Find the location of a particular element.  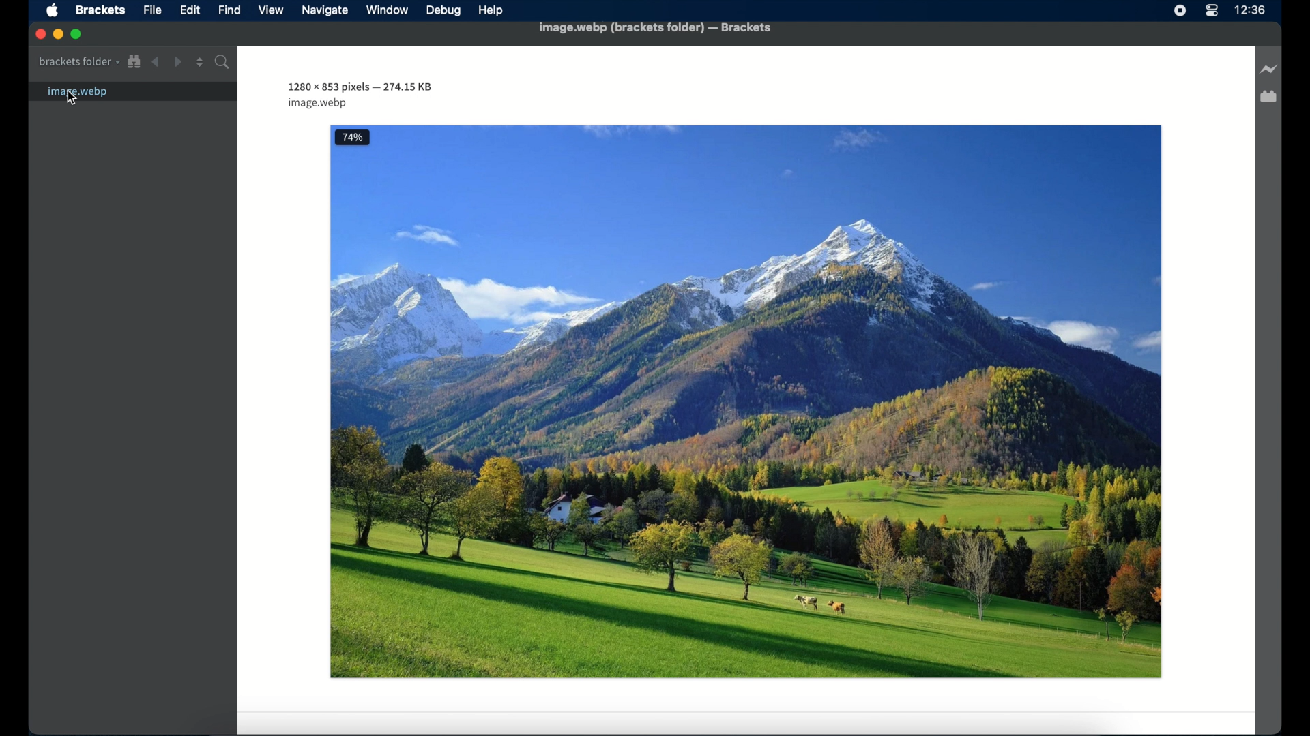

1280 x 853 pixels - 274.15 KB is located at coordinates (360, 87).